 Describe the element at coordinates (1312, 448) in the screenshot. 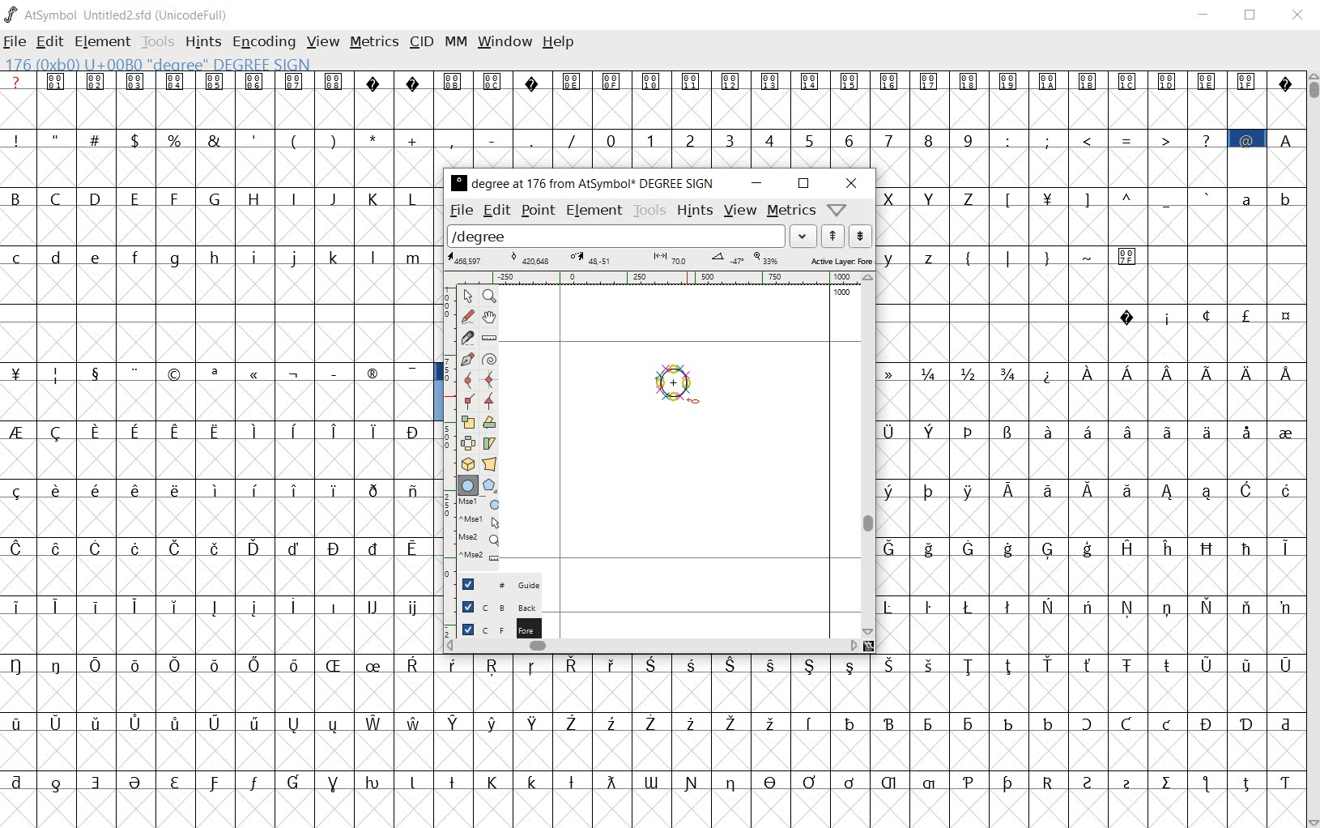

I see `scrollbar` at that location.